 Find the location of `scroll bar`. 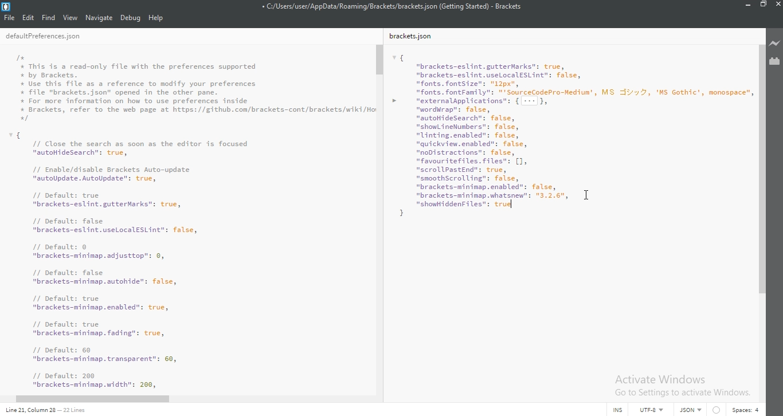

scroll bar is located at coordinates (380, 60).